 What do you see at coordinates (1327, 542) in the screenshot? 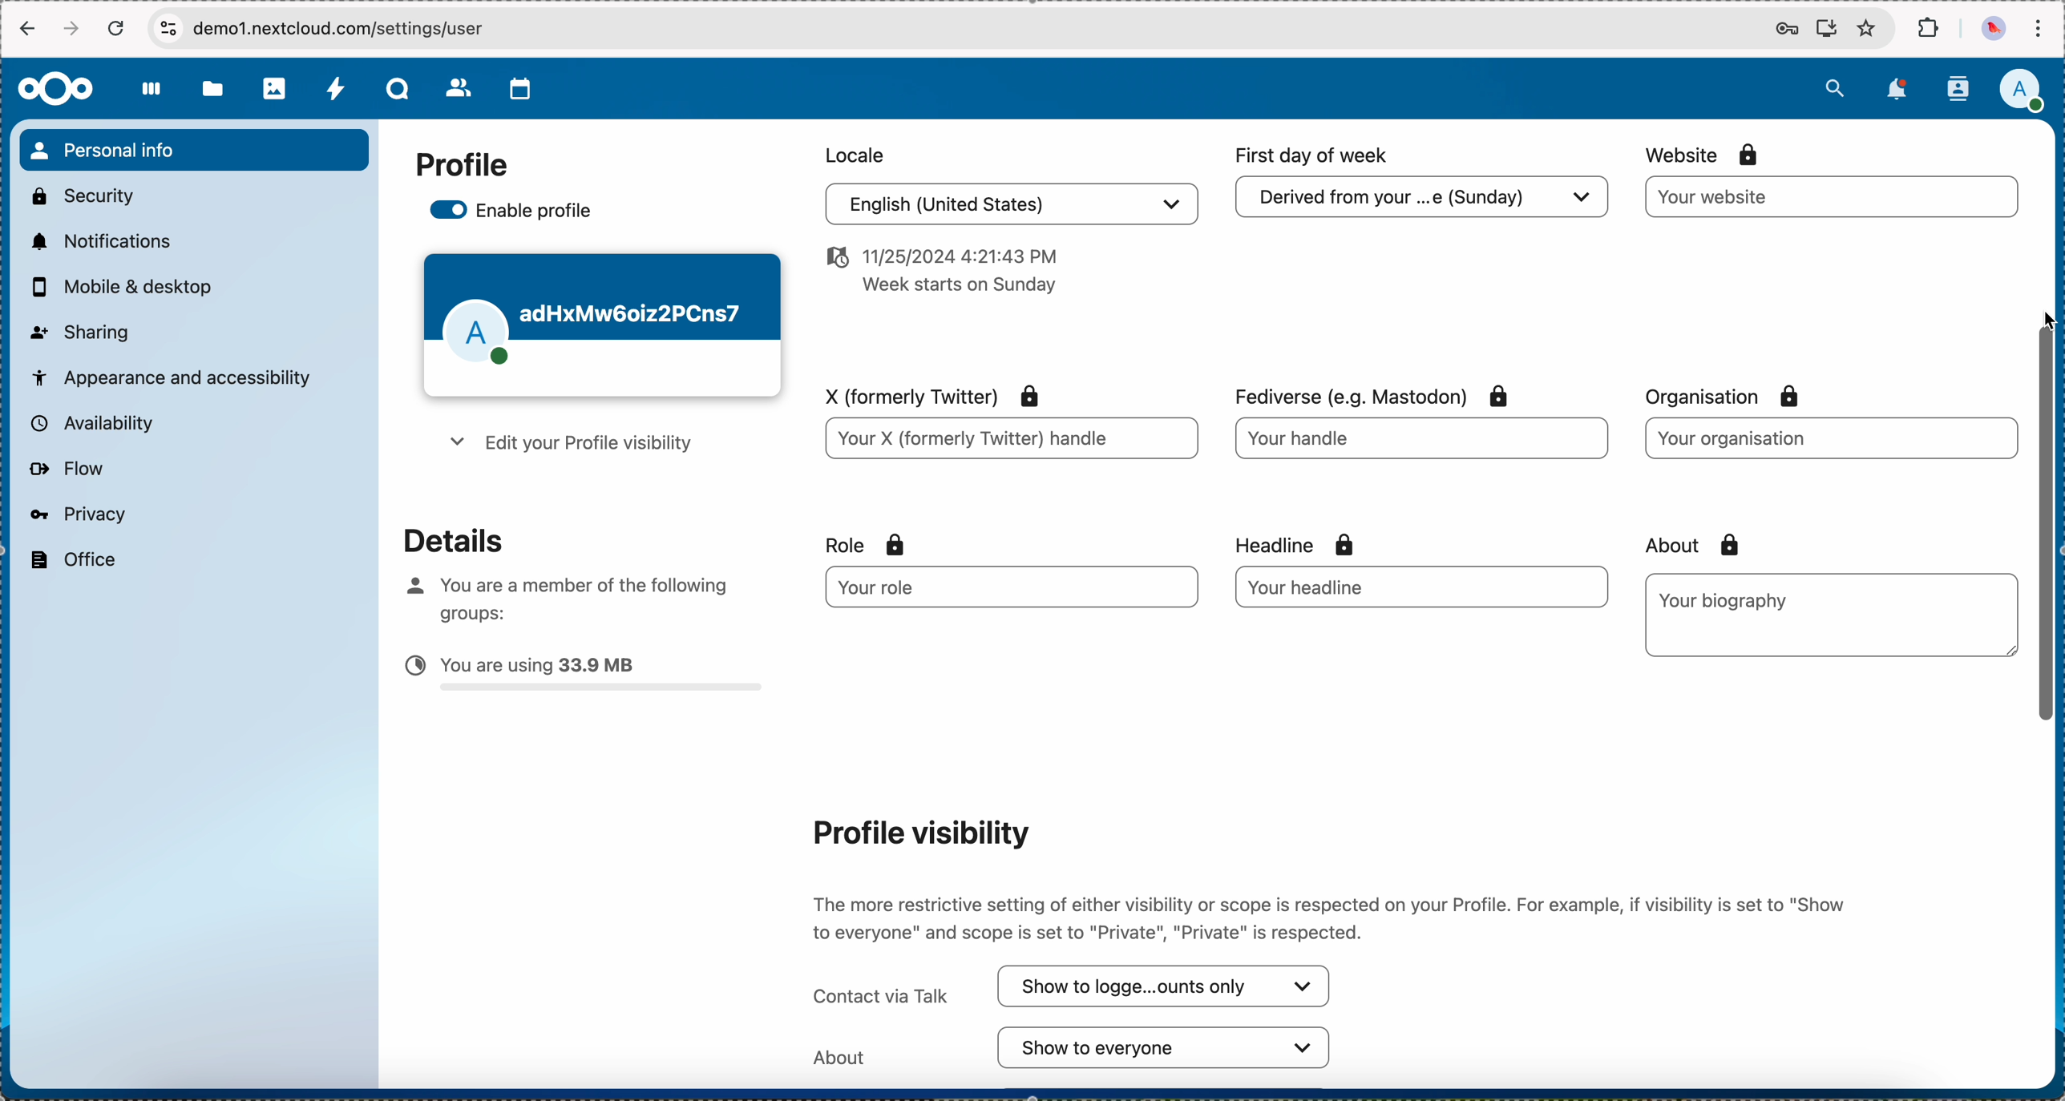
I see `headline` at bounding box center [1327, 542].